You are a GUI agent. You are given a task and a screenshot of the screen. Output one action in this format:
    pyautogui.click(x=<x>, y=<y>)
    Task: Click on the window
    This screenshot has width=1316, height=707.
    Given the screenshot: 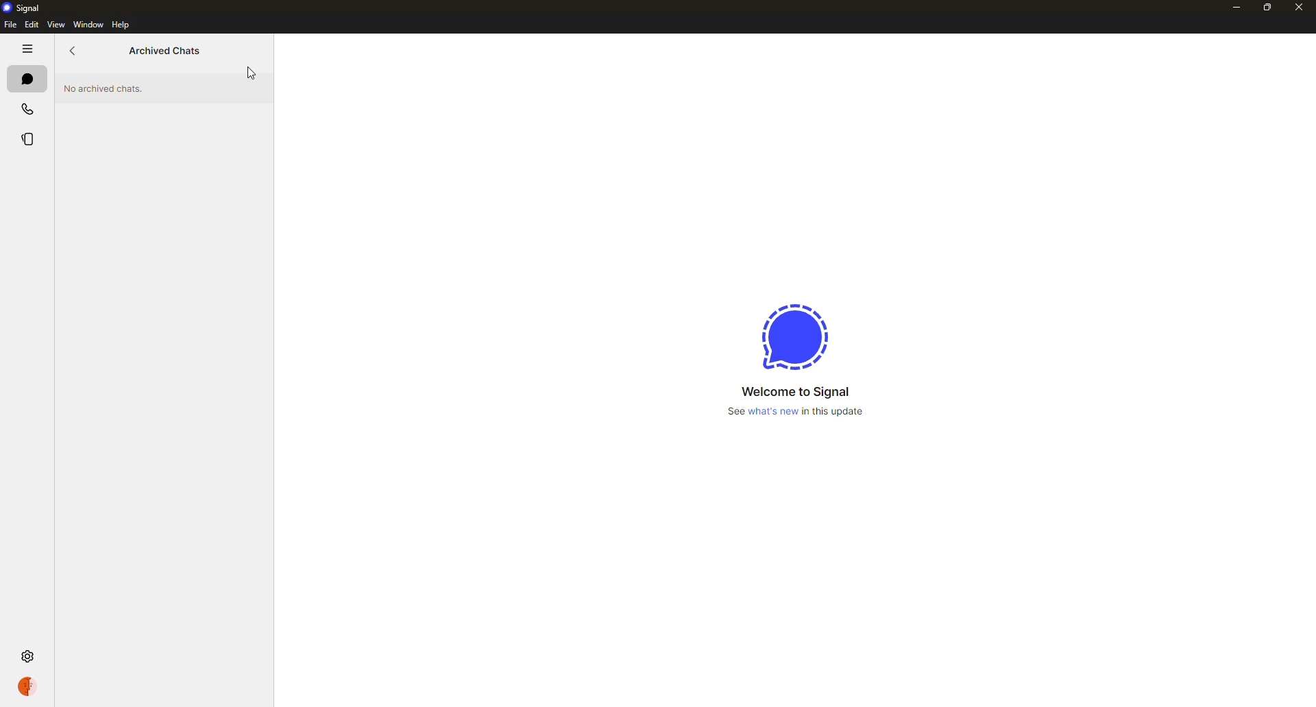 What is the action you would take?
    pyautogui.click(x=89, y=24)
    